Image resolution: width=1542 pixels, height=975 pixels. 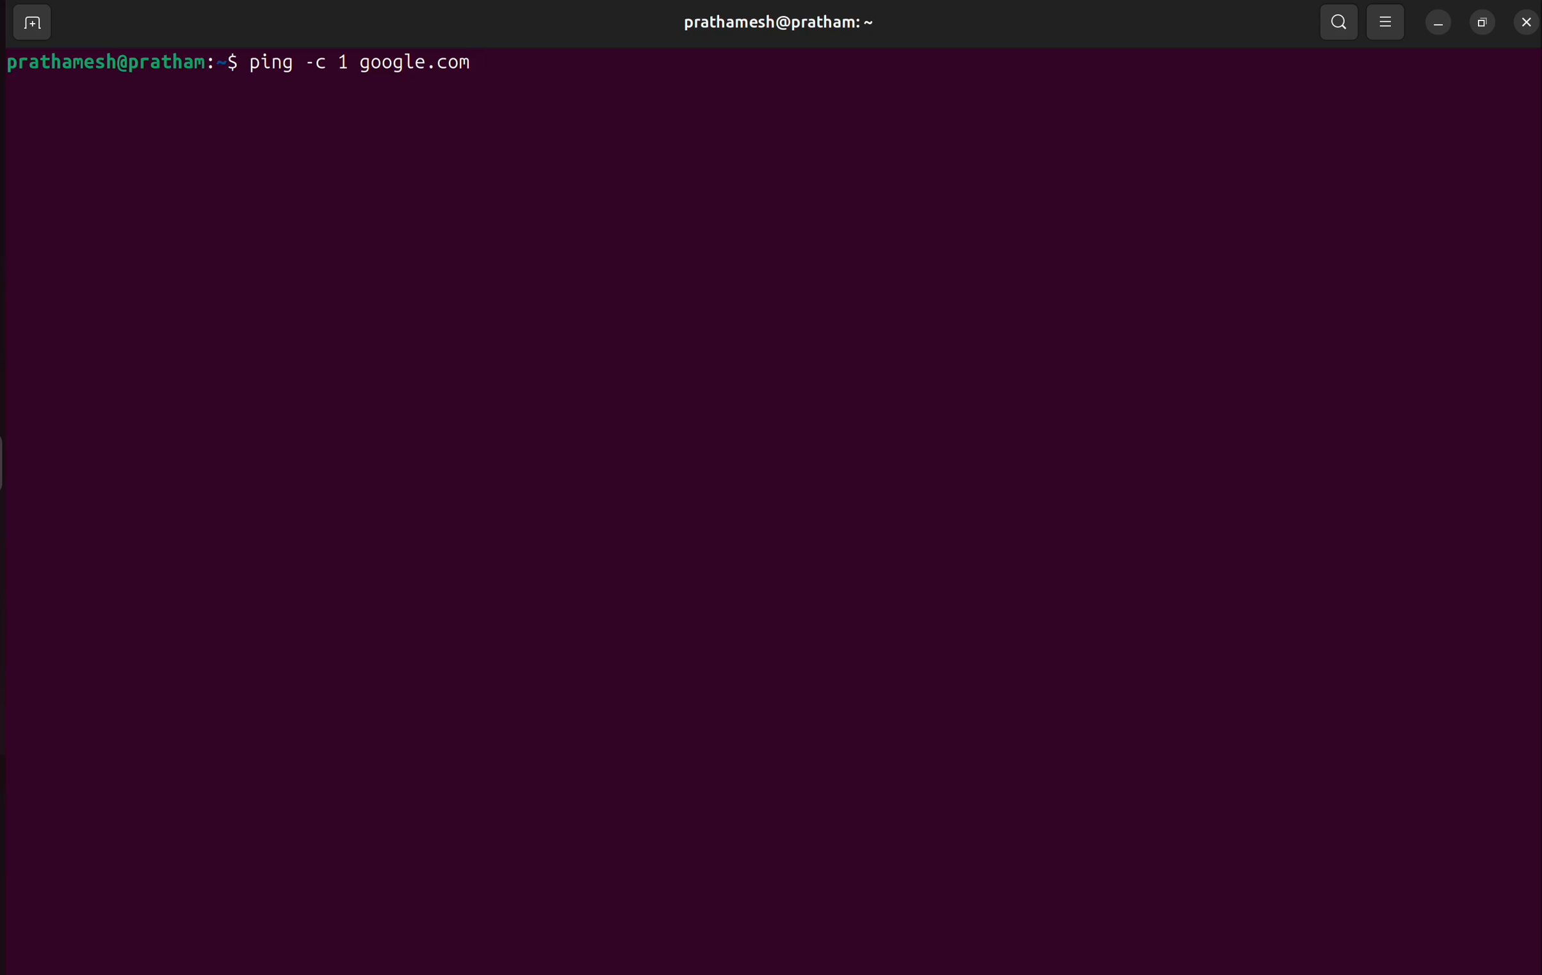 What do you see at coordinates (1389, 20) in the screenshot?
I see `view options` at bounding box center [1389, 20].